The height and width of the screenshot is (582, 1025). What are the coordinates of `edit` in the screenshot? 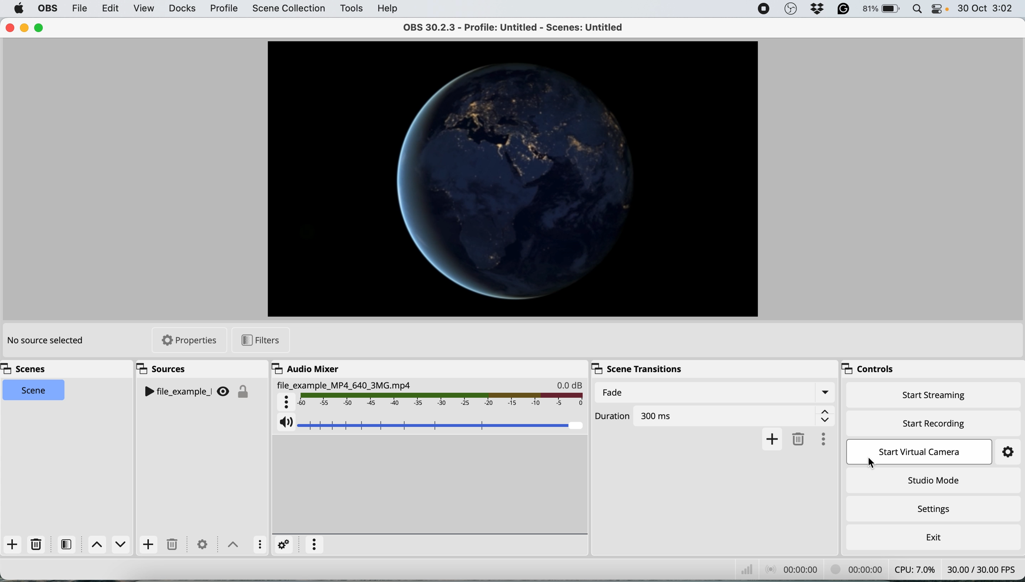 It's located at (111, 8).